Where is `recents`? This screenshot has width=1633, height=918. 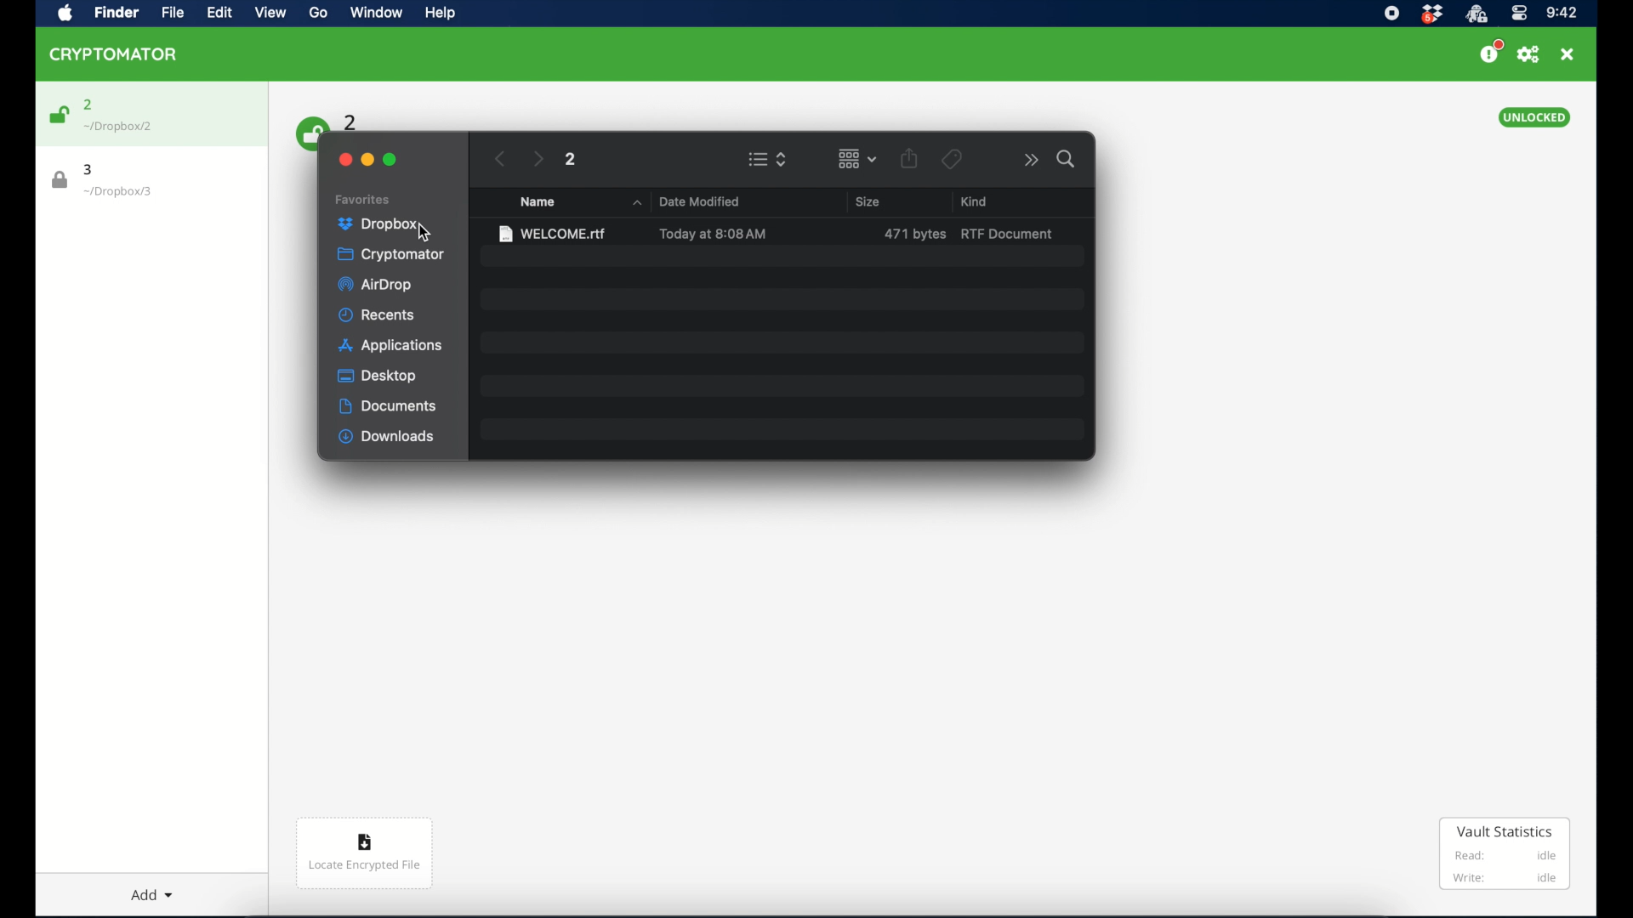
recents is located at coordinates (378, 314).